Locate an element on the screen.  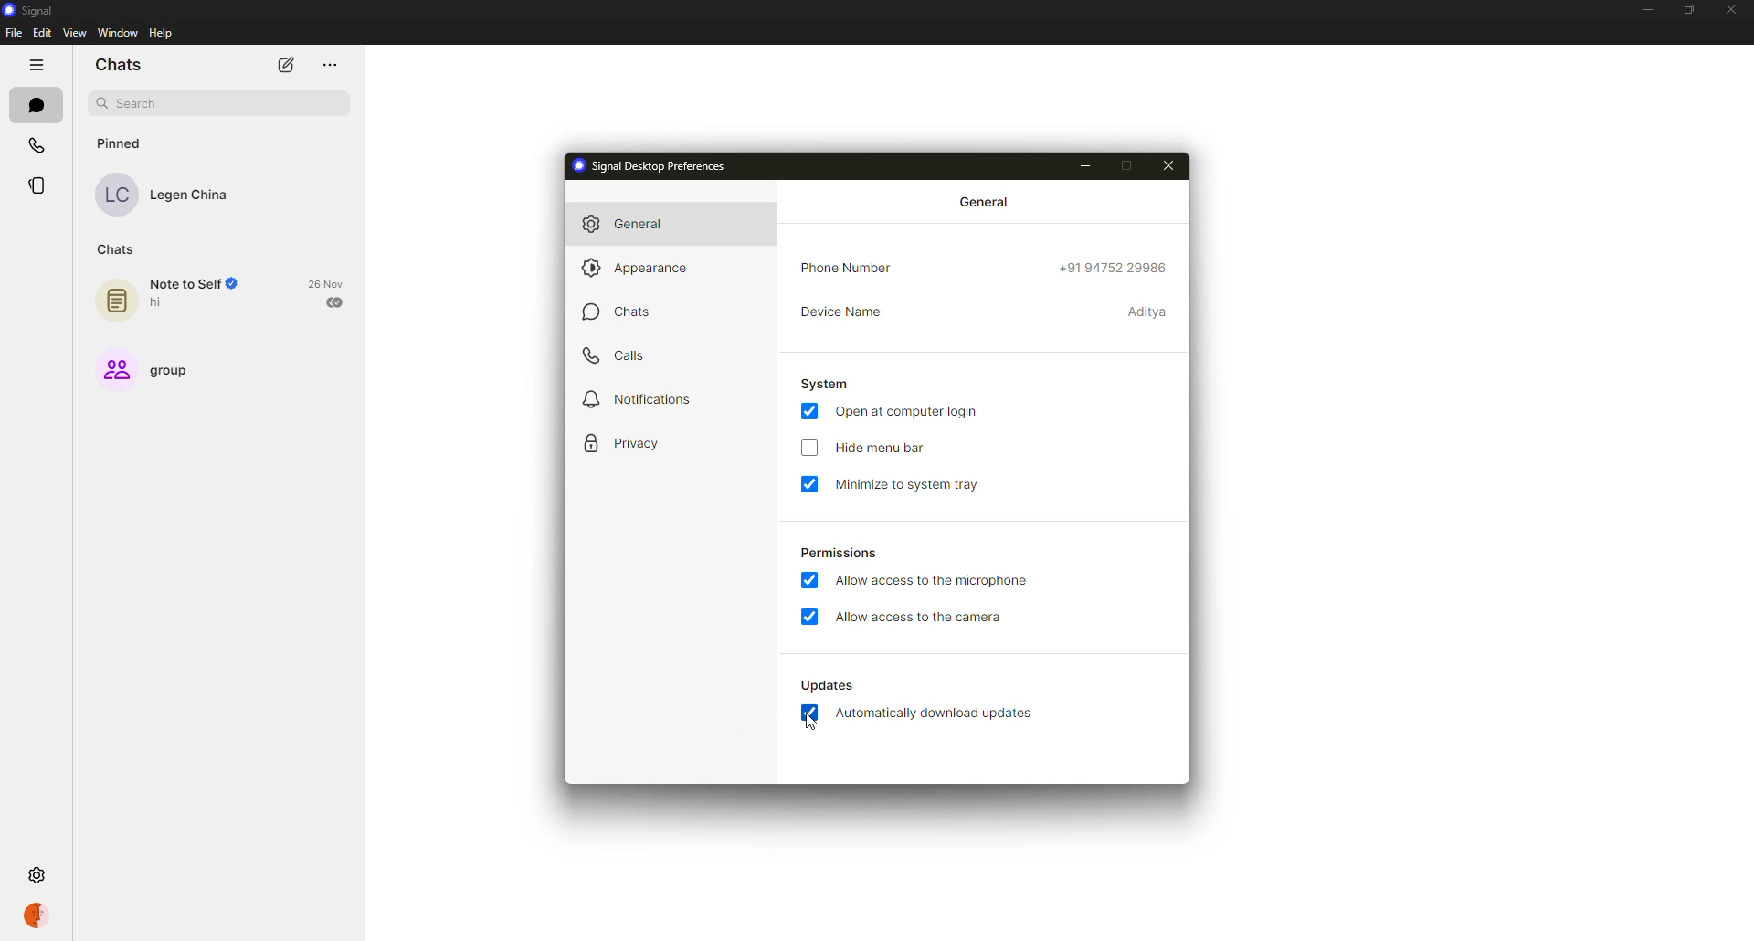
enabled is located at coordinates (809, 617).